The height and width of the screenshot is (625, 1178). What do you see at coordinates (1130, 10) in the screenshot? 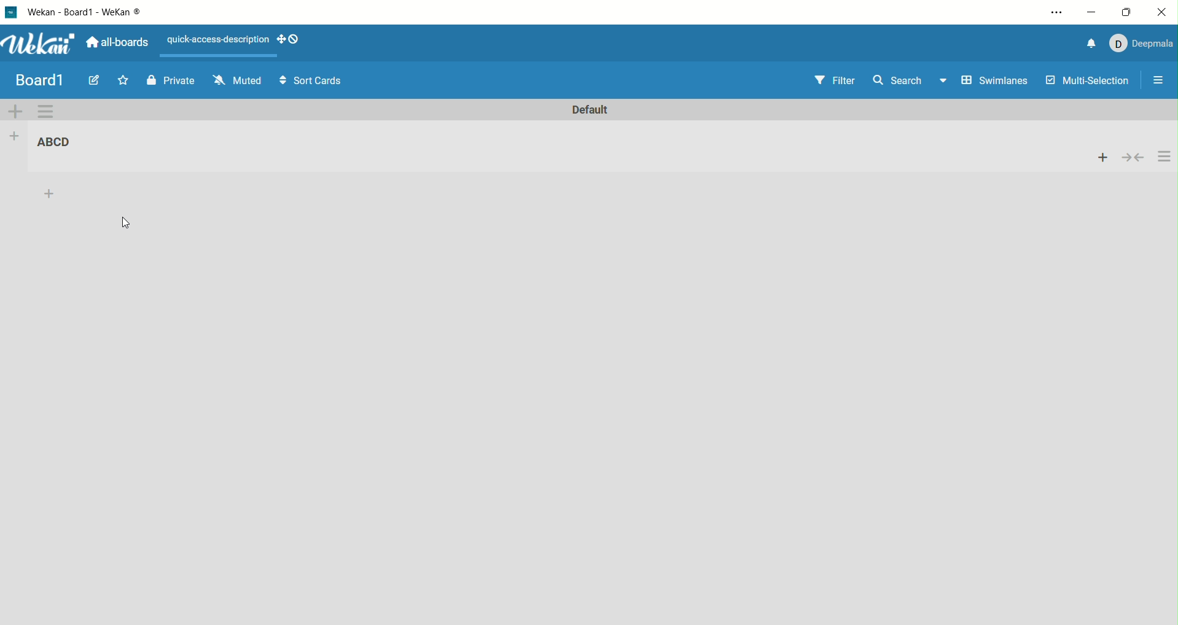
I see `maximize` at bounding box center [1130, 10].